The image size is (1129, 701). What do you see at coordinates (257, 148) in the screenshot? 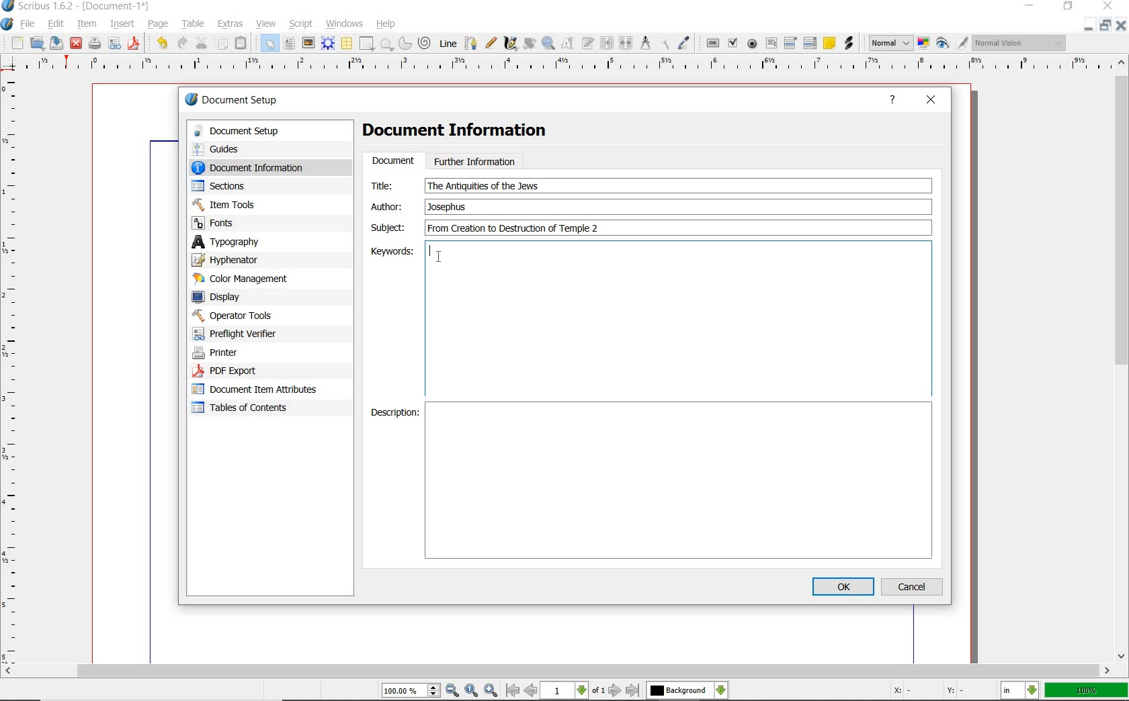
I see `guides` at bounding box center [257, 148].